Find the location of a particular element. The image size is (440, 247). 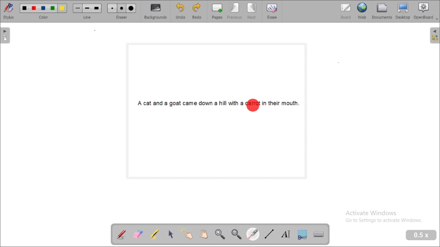

backgrounds is located at coordinates (156, 11).